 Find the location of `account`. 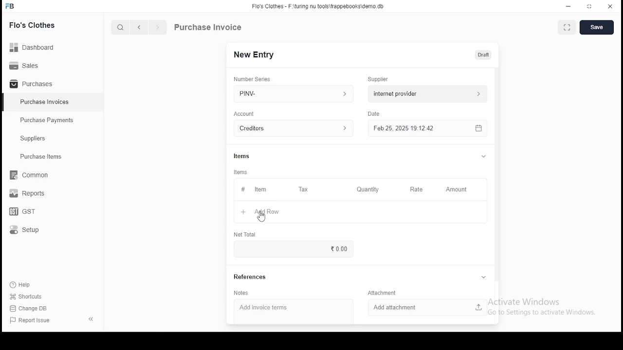

account is located at coordinates (244, 114).